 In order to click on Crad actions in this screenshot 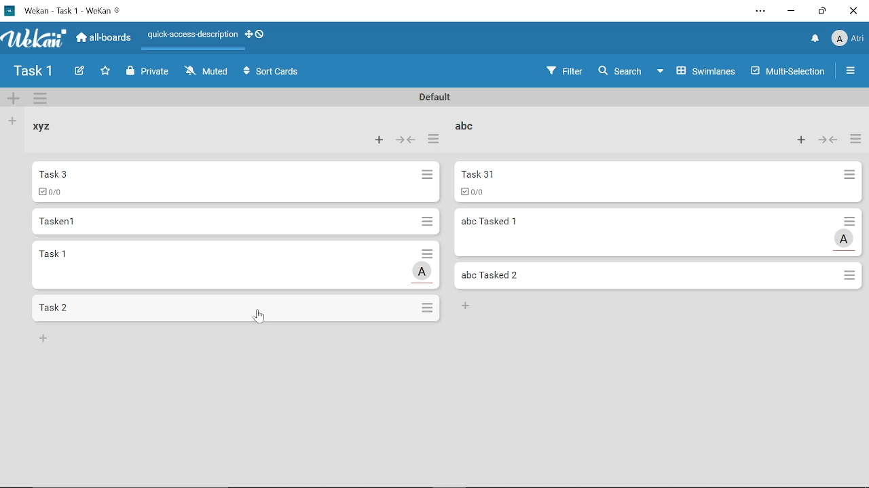, I will do `click(426, 221)`.